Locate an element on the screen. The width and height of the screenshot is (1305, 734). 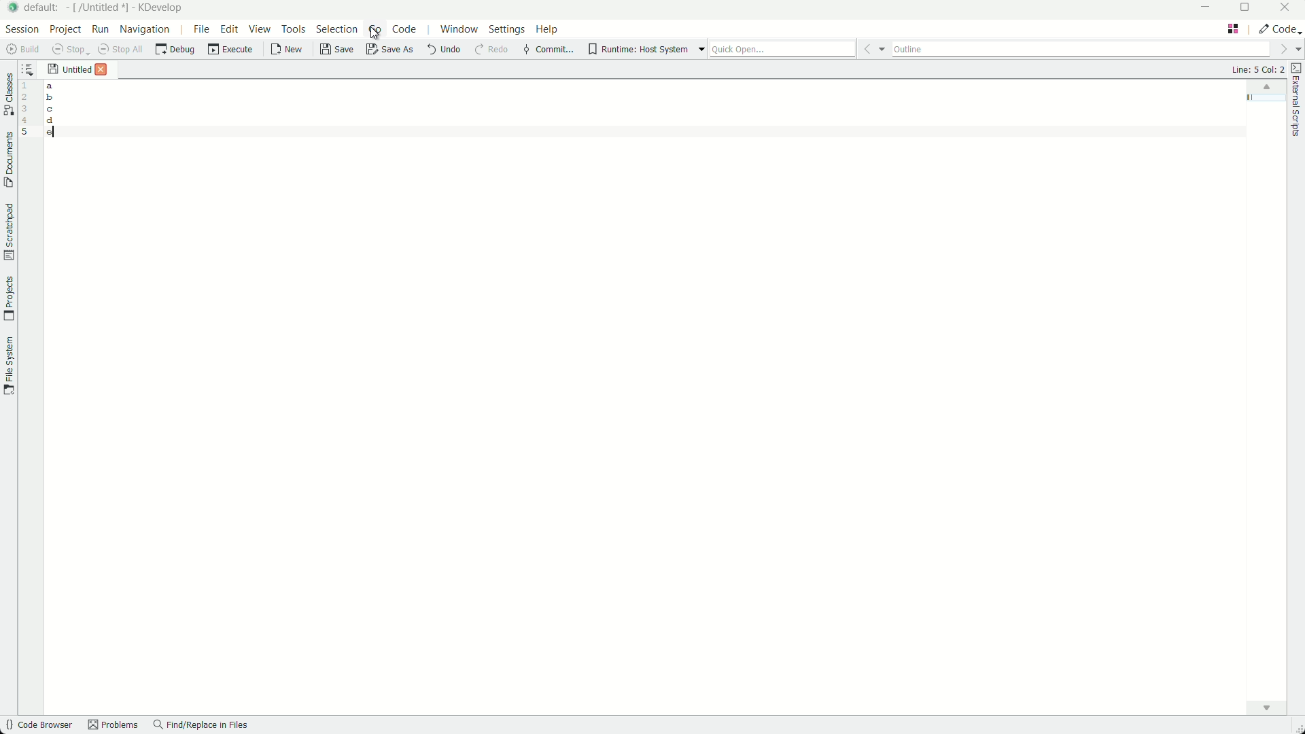
code is located at coordinates (407, 31).